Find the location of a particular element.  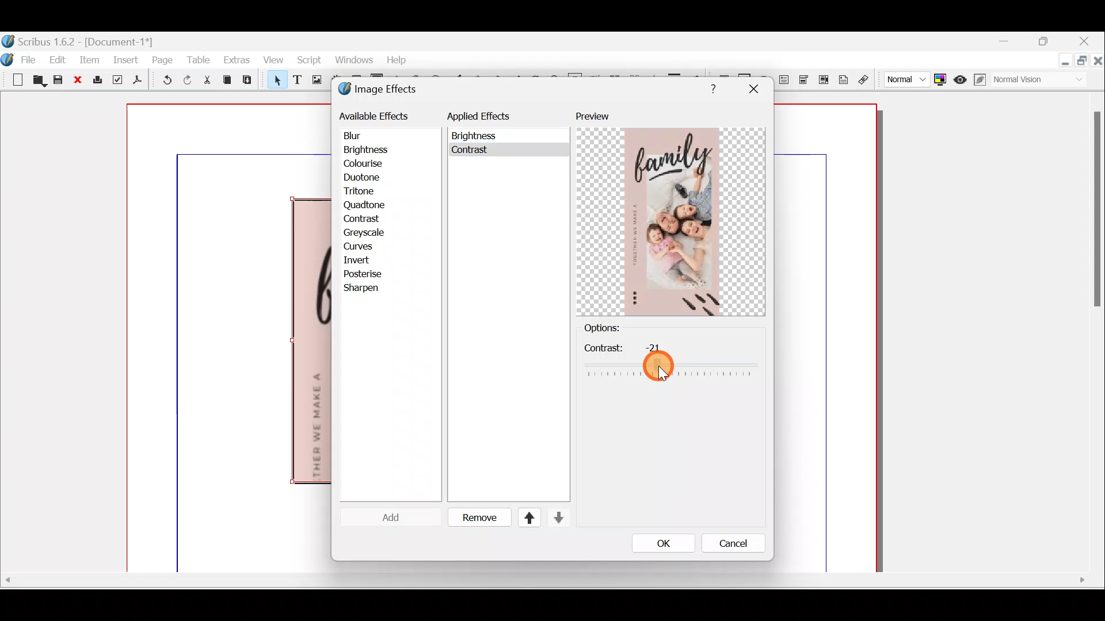

Cursor is located at coordinates (367, 220).